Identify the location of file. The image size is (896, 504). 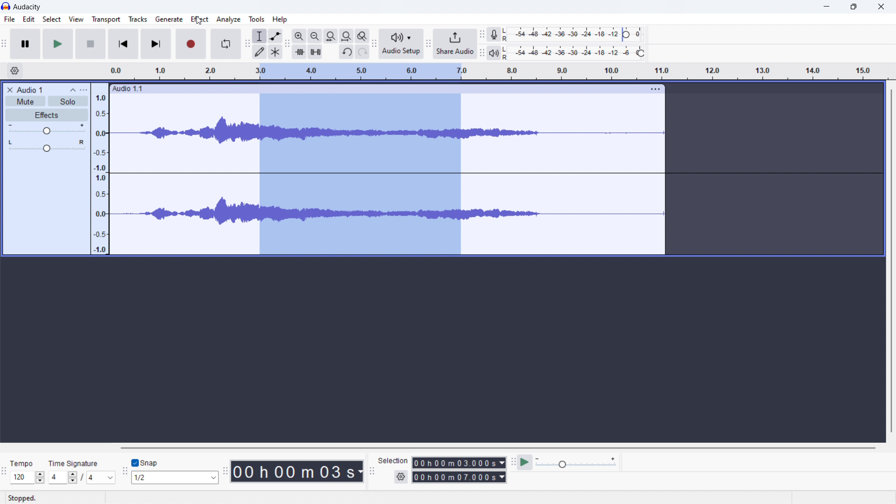
(10, 19).